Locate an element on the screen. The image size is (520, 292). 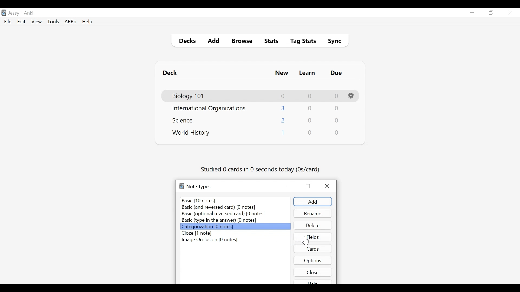
Due Card Count is located at coordinates (337, 96).